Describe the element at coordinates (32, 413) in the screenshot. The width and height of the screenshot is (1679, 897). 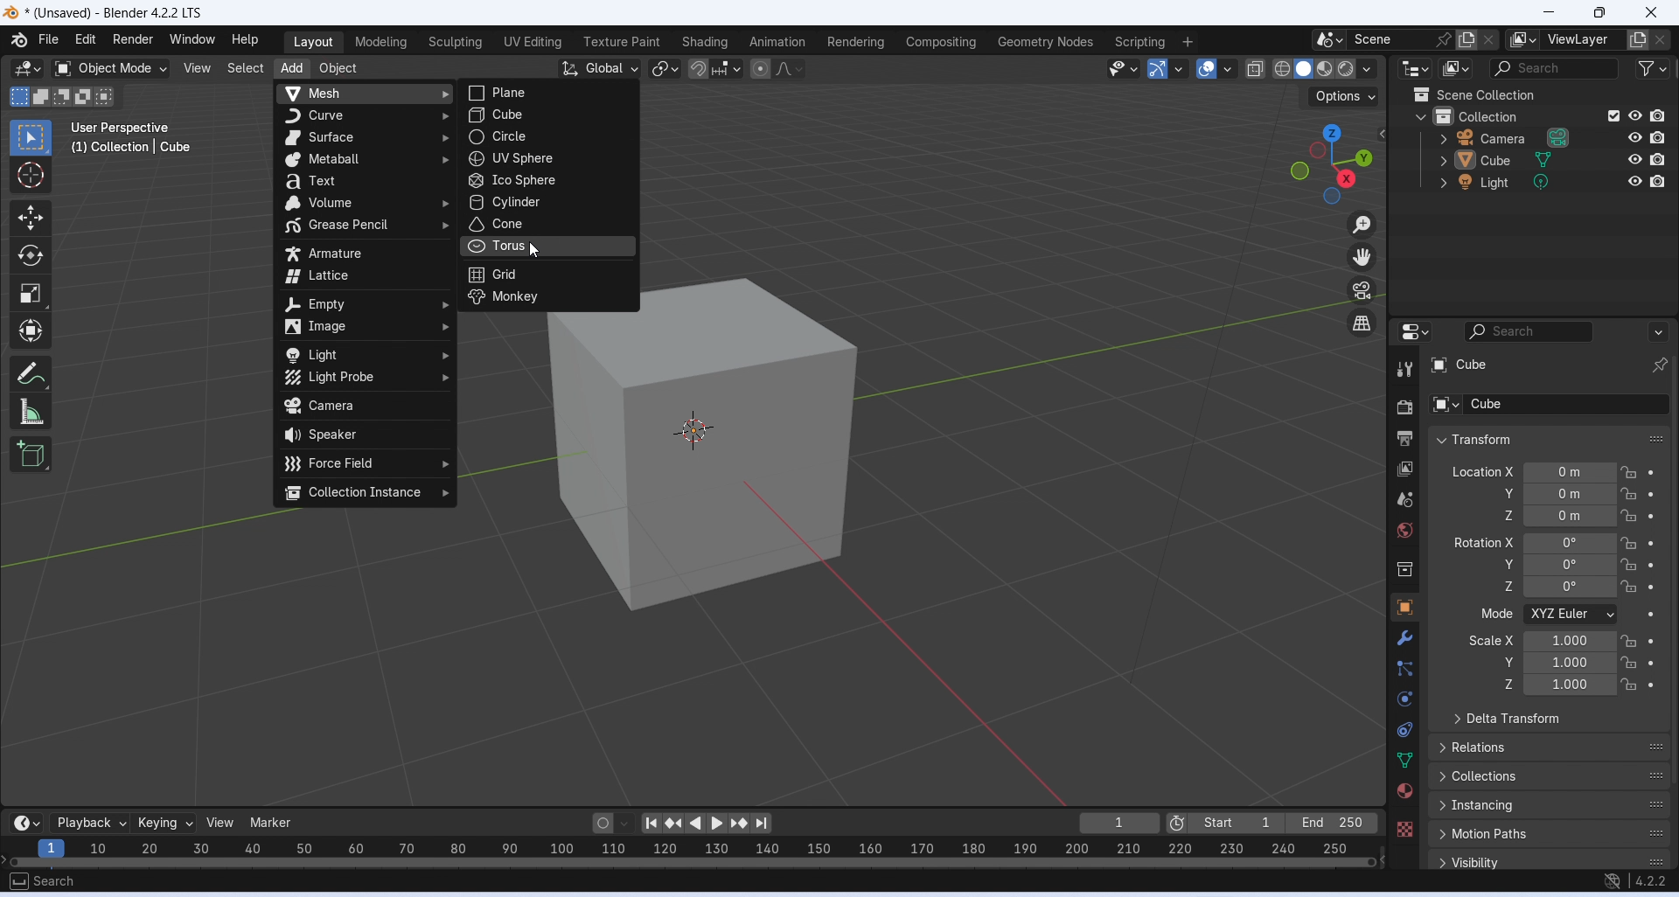
I see `Measure` at that location.